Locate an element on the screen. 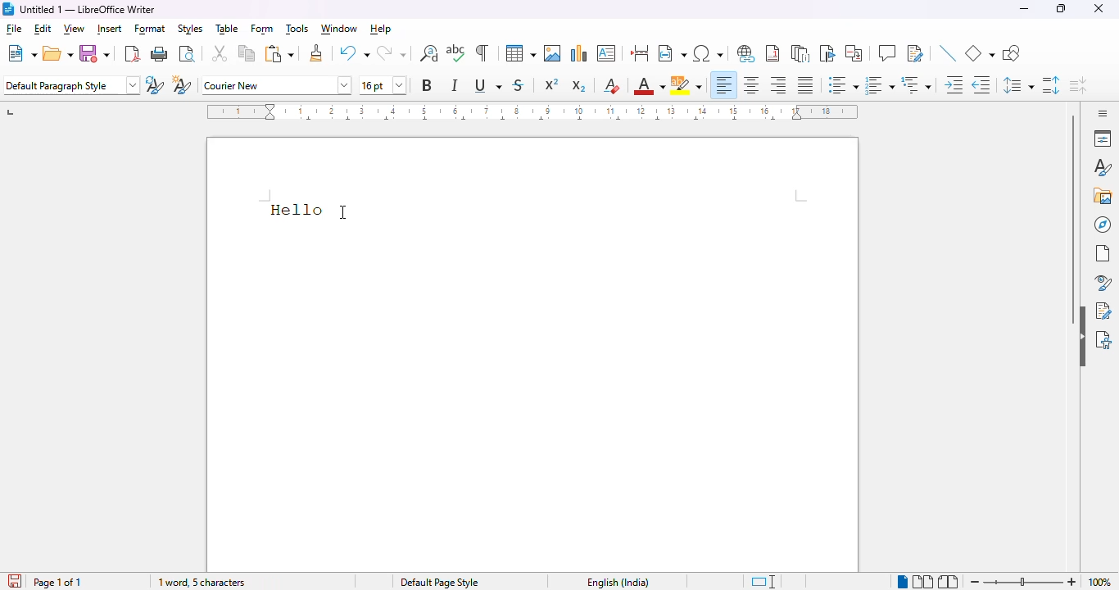 The height and width of the screenshot is (590, 1119). standard language is located at coordinates (765, 582).